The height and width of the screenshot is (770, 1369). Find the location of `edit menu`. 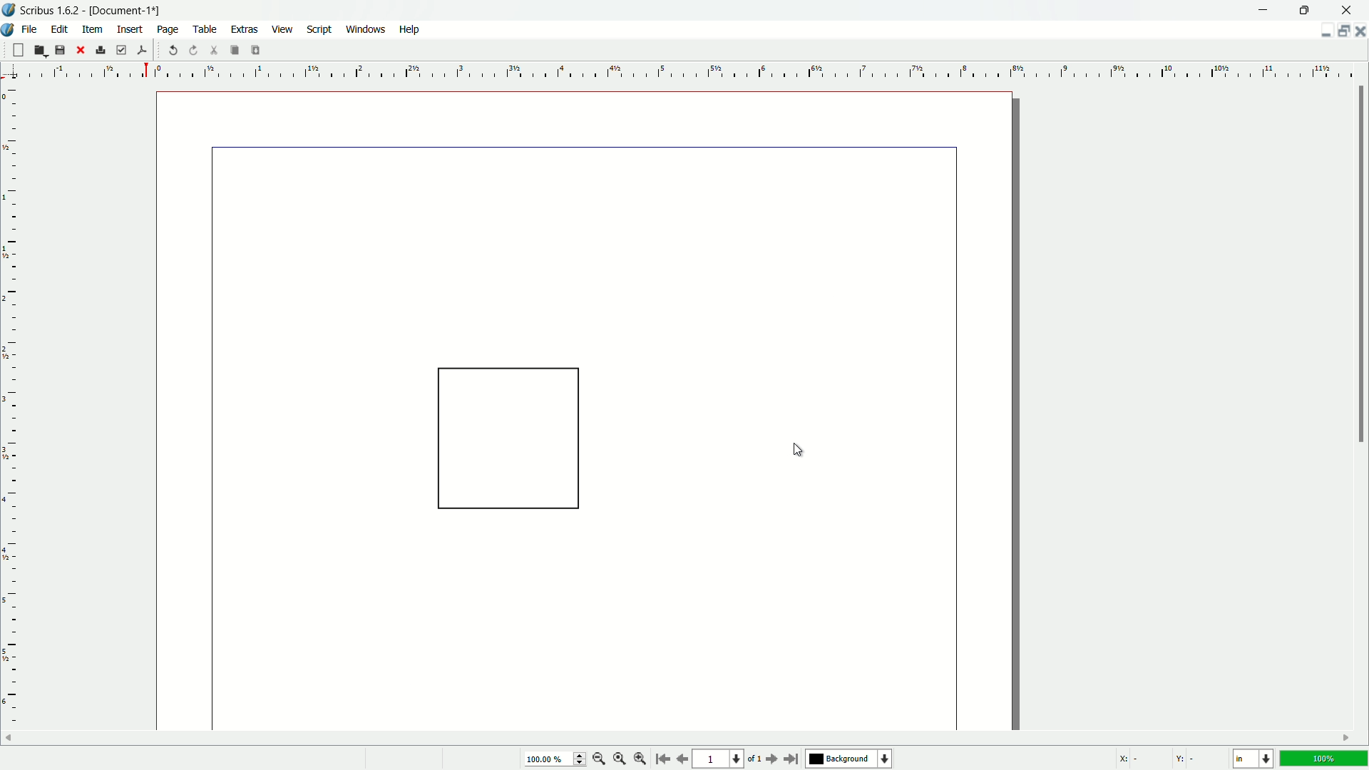

edit menu is located at coordinates (58, 30).